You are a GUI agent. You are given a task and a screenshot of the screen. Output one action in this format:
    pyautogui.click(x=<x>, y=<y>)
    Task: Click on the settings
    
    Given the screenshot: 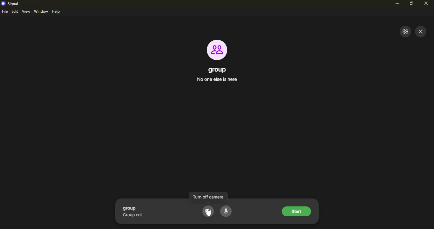 What is the action you would take?
    pyautogui.click(x=404, y=32)
    